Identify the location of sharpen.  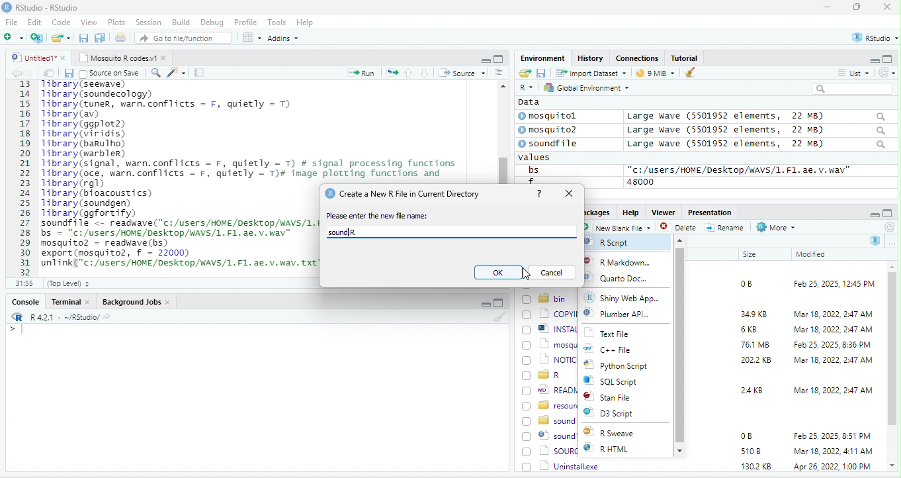
(177, 72).